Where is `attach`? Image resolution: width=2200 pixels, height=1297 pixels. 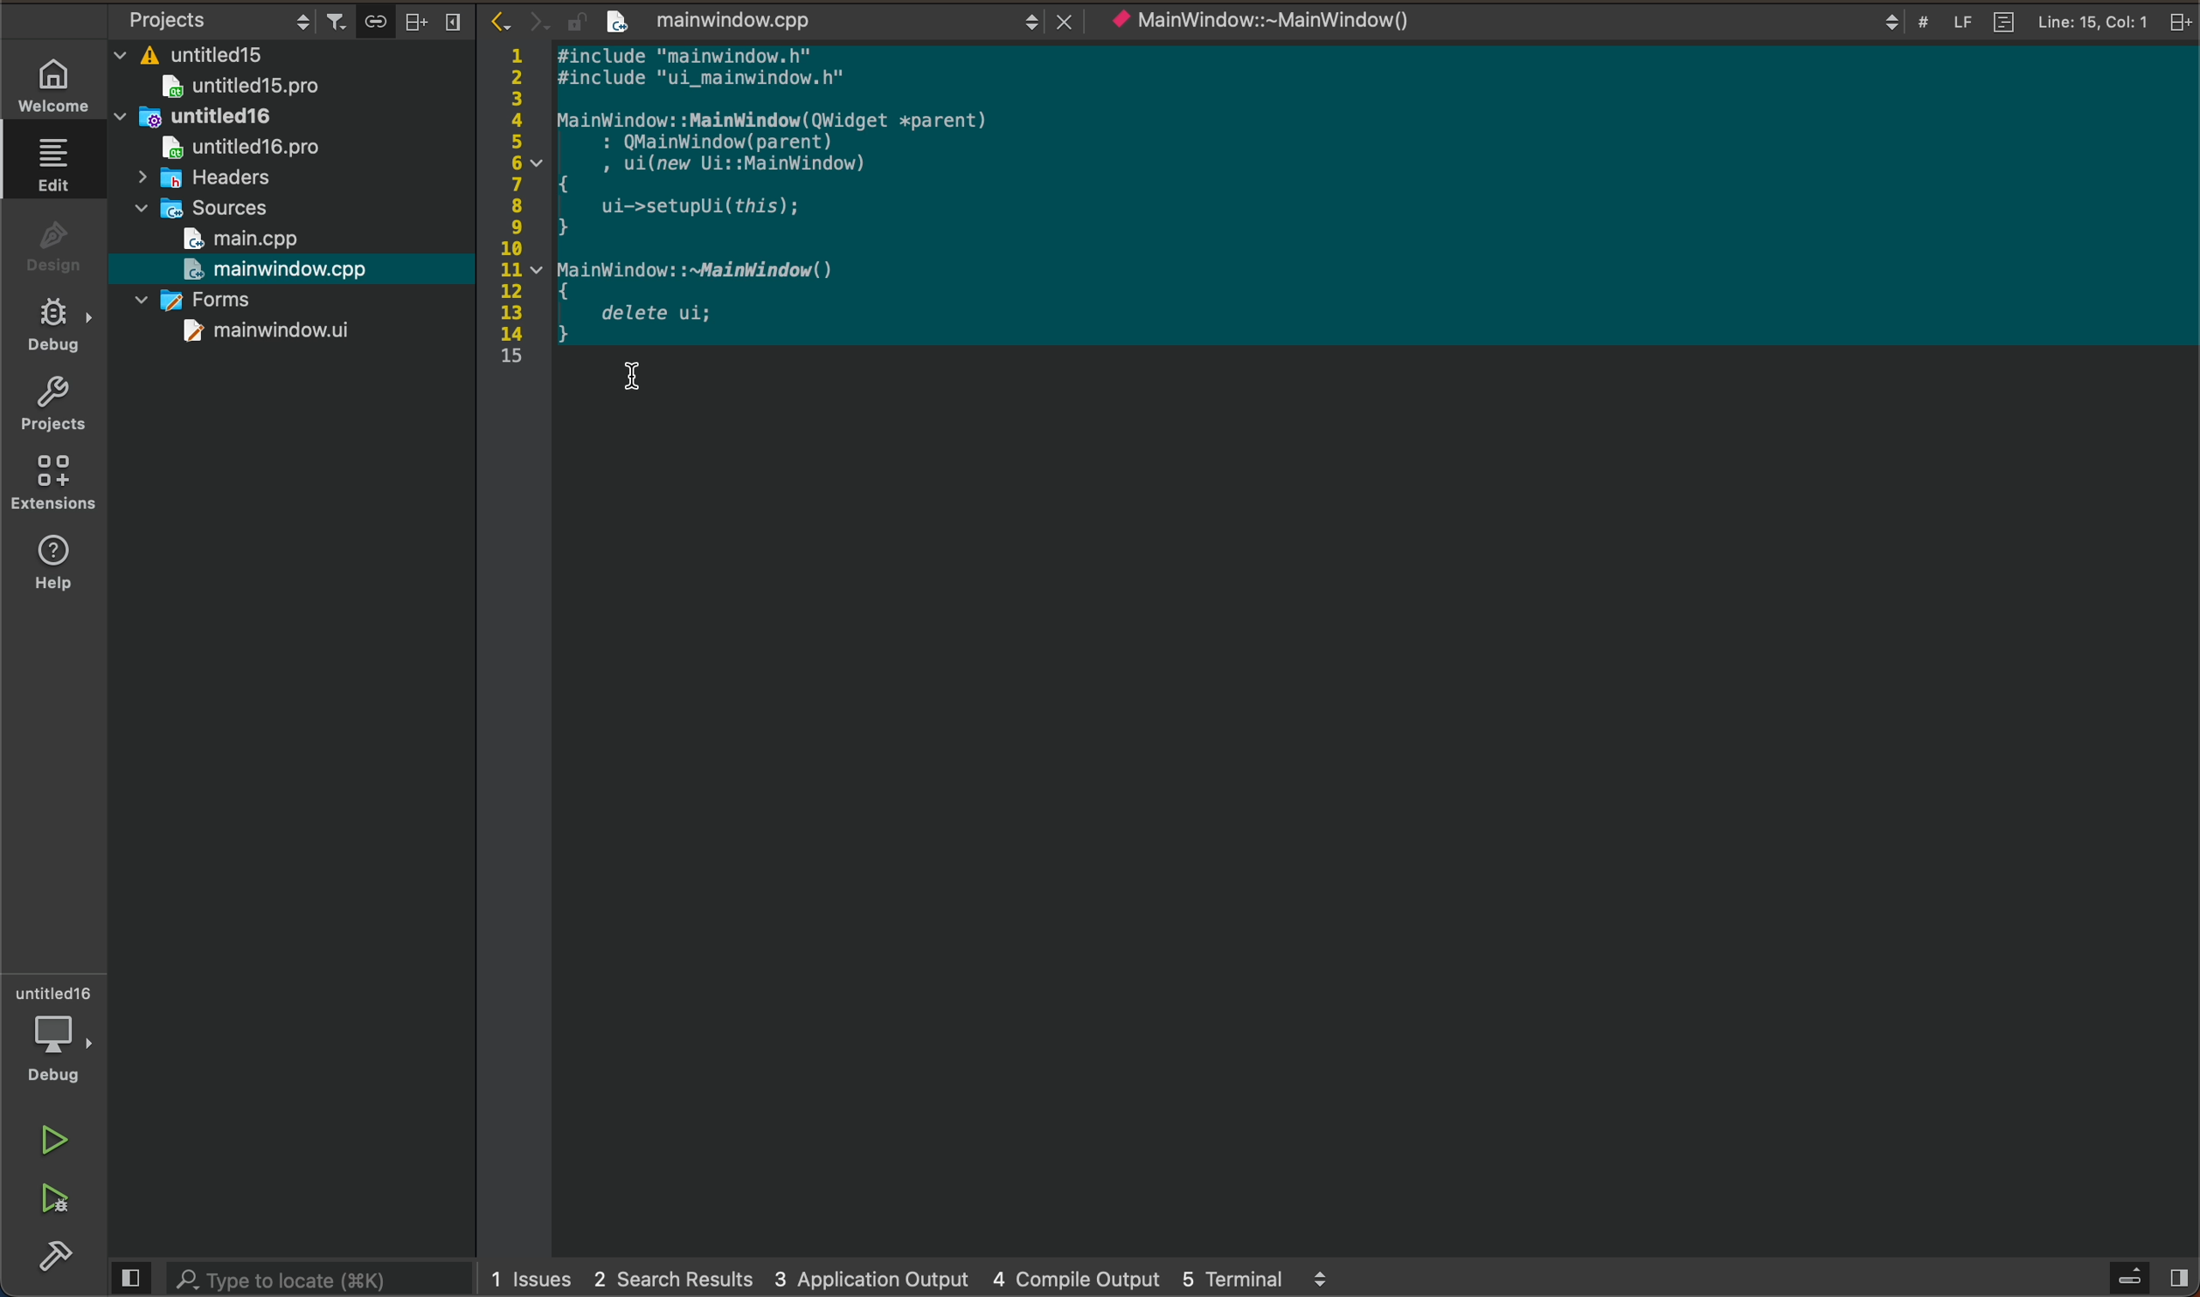
attach is located at coordinates (371, 21).